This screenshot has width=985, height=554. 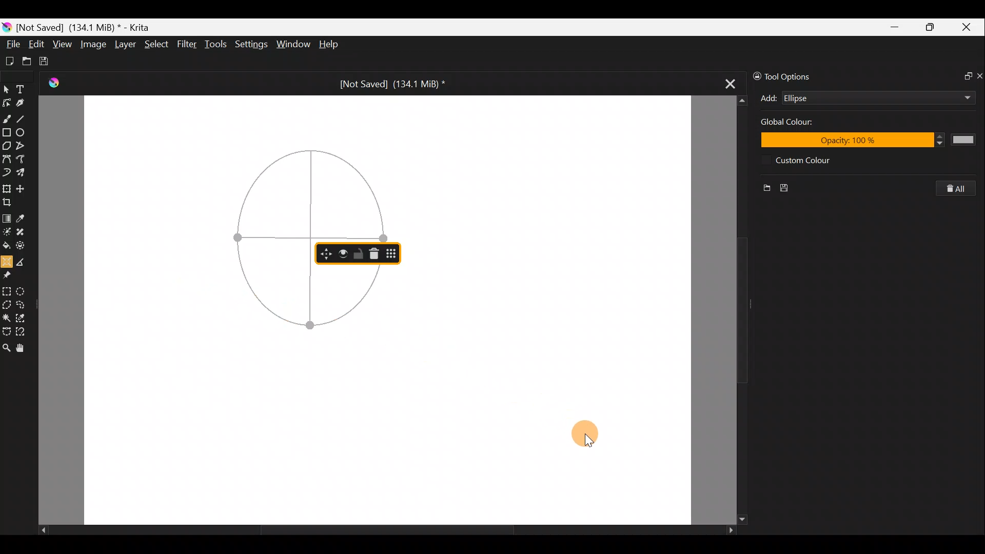 What do you see at coordinates (52, 83) in the screenshot?
I see `Krita Logo` at bounding box center [52, 83].